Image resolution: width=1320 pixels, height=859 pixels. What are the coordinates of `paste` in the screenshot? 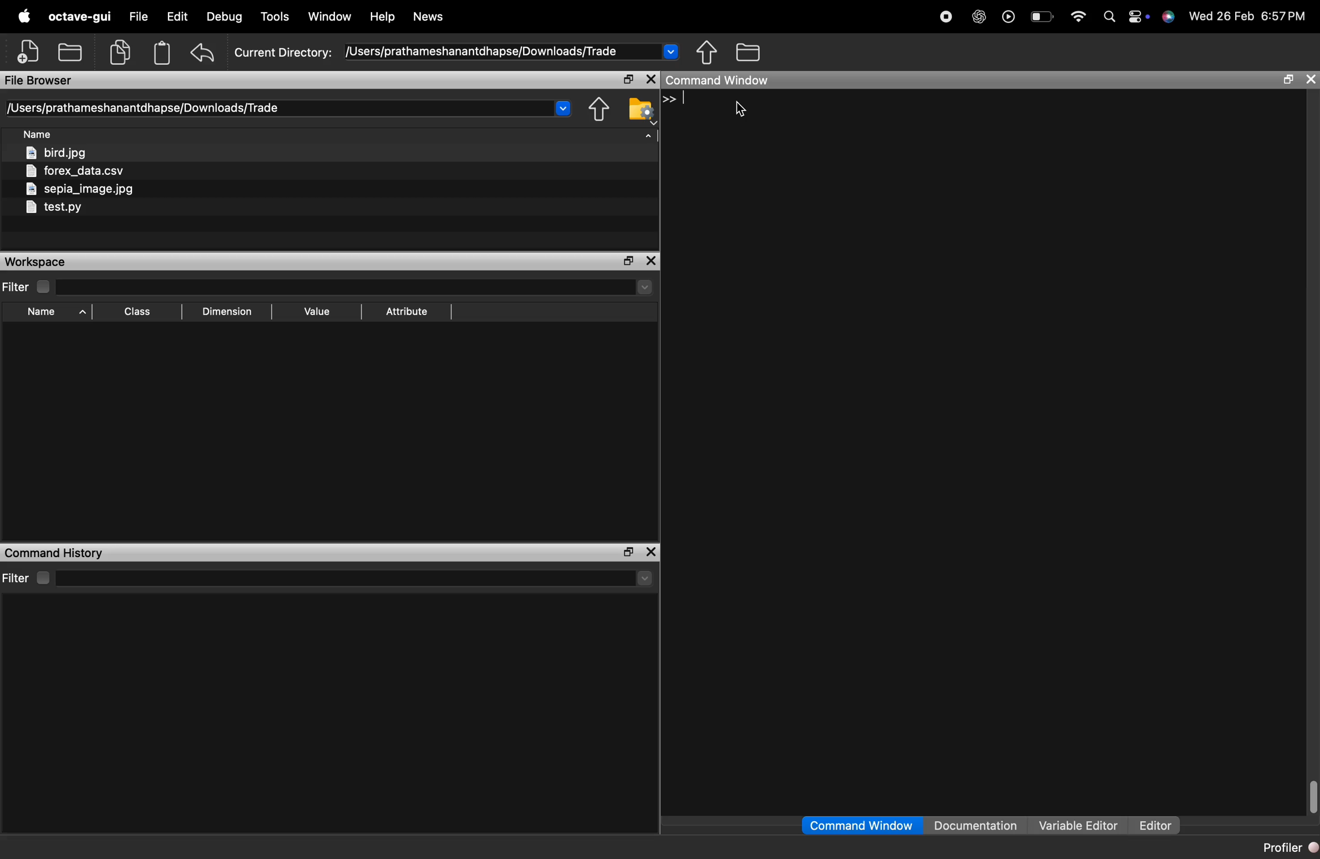 It's located at (161, 52).